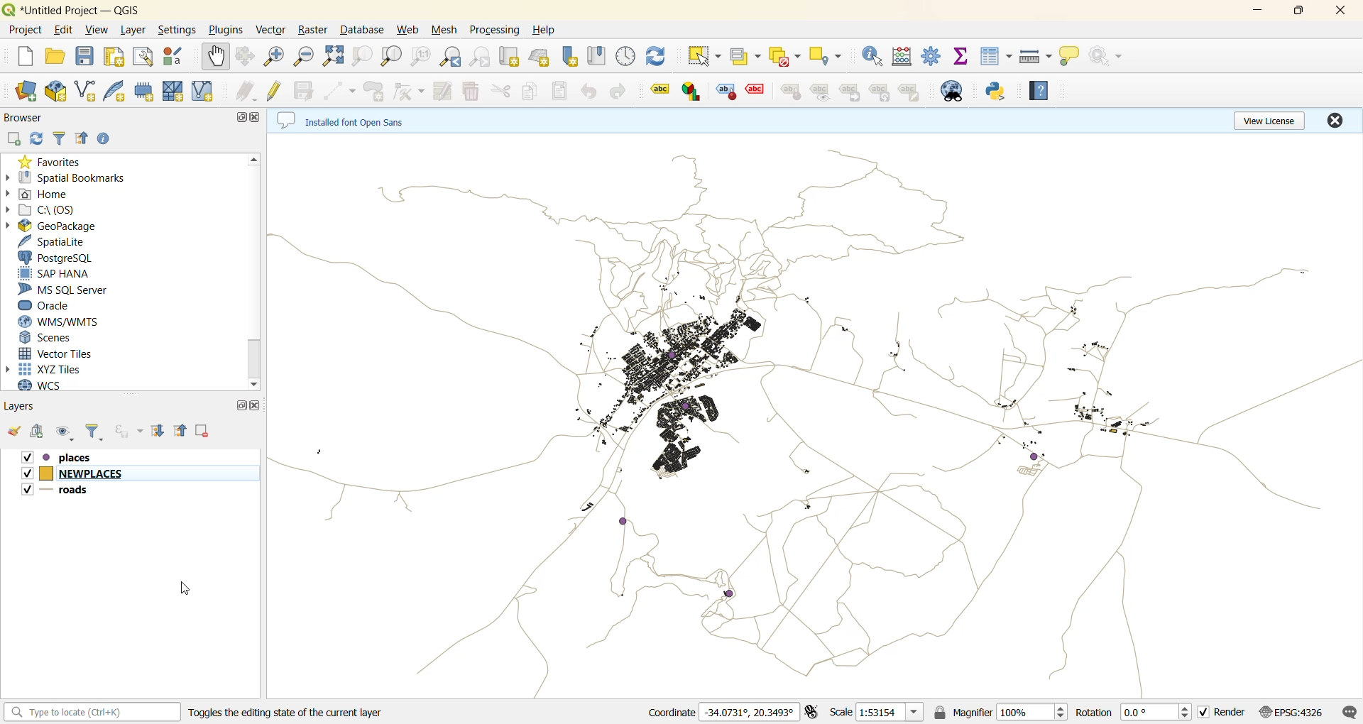 The height and width of the screenshot is (724, 1363). I want to click on expand all, so click(162, 432).